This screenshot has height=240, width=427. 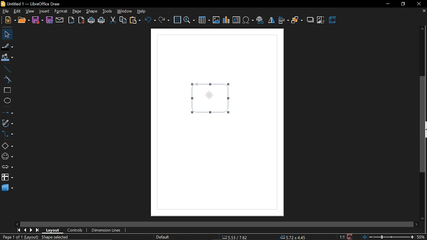 What do you see at coordinates (77, 11) in the screenshot?
I see `page` at bounding box center [77, 11].